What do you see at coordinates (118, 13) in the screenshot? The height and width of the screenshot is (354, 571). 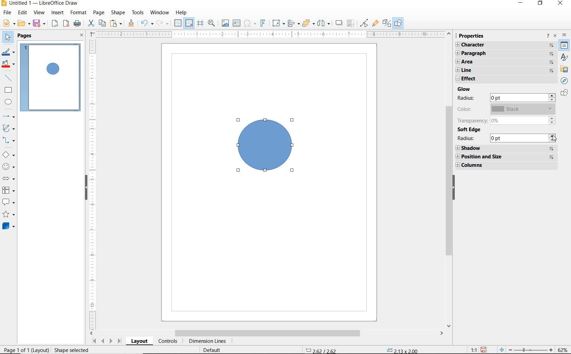 I see `SHAPE` at bounding box center [118, 13].